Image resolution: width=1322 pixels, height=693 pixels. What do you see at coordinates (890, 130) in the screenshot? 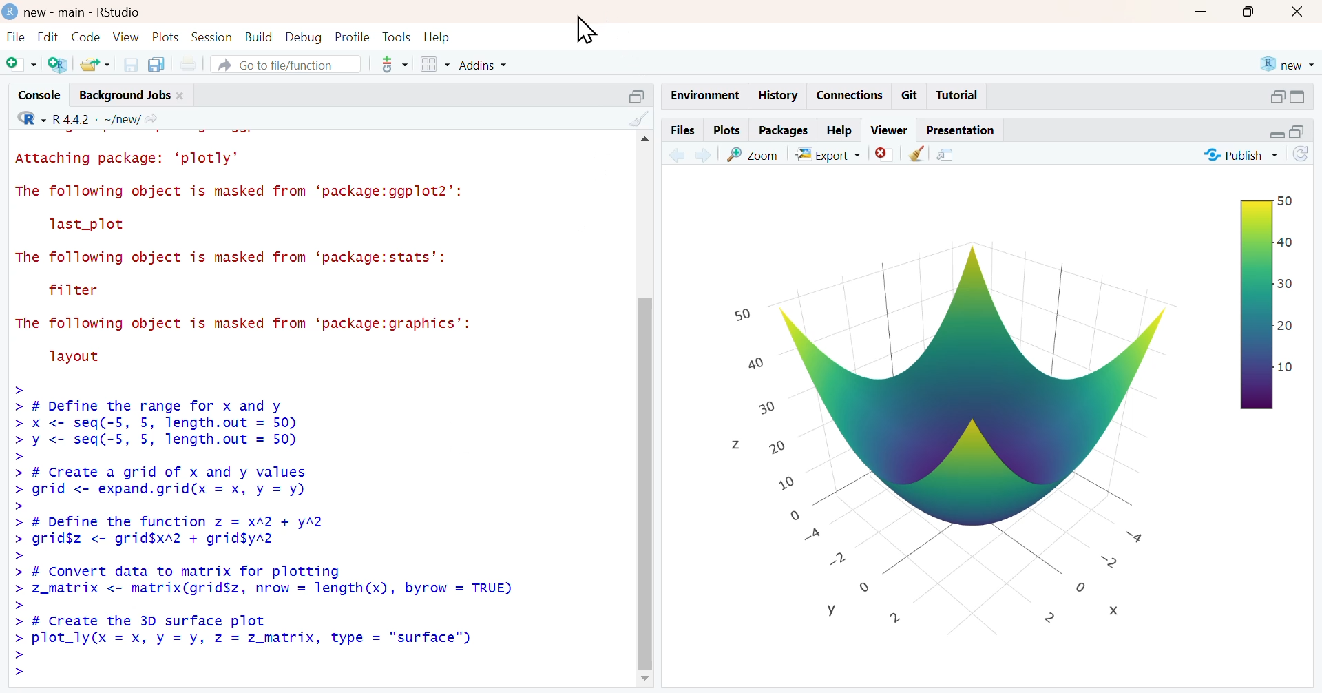
I see `viewer` at bounding box center [890, 130].